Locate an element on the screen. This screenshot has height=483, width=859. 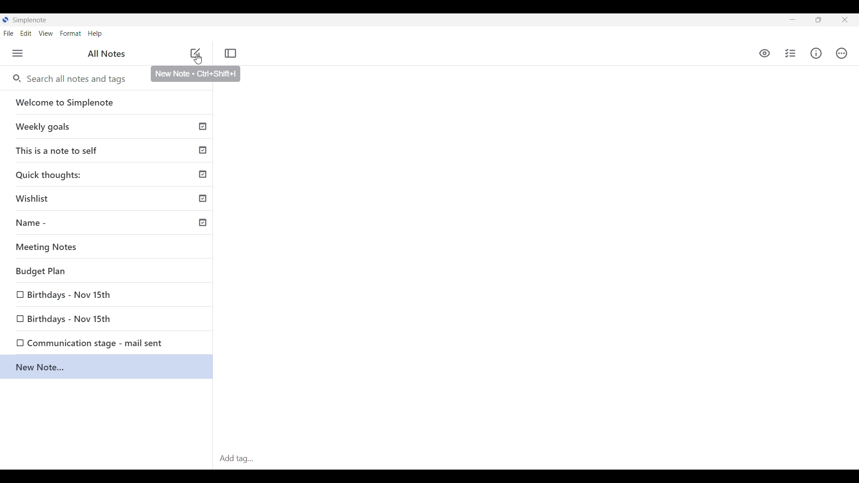
Meeting Notes is located at coordinates (110, 247).